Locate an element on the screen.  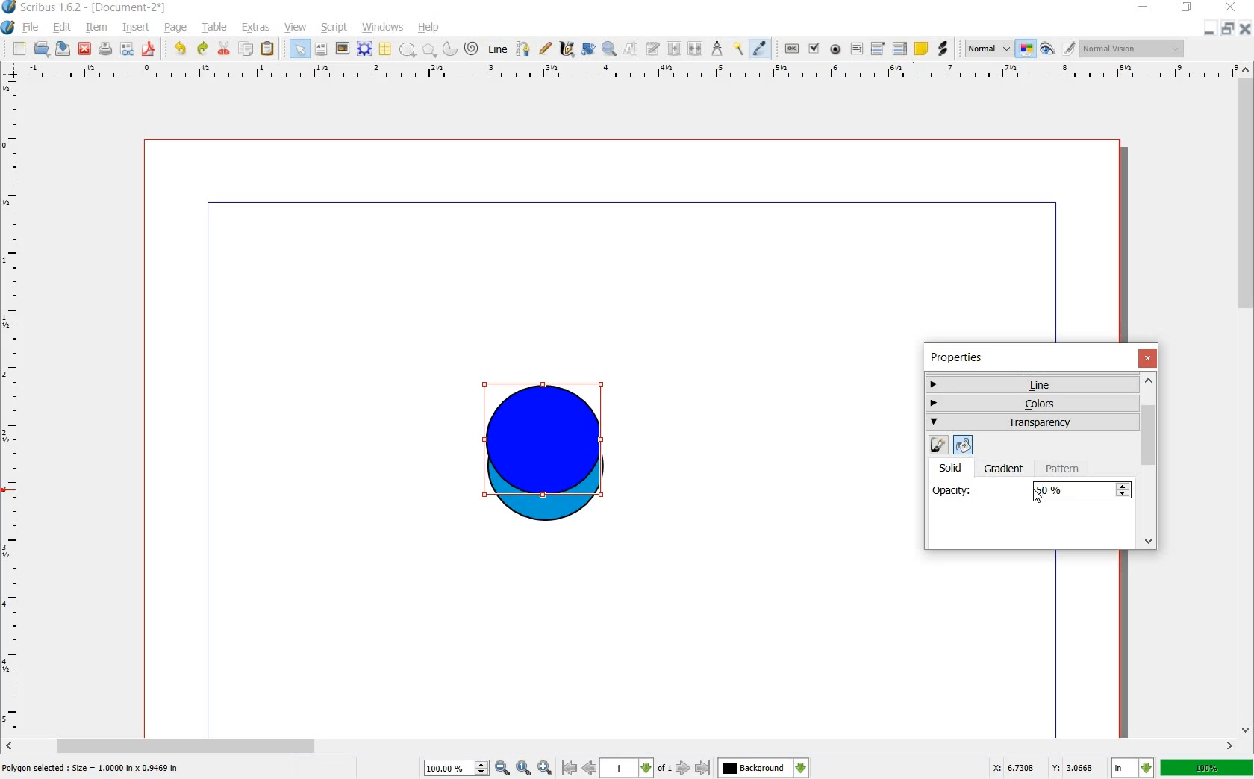
measurement is located at coordinates (718, 49).